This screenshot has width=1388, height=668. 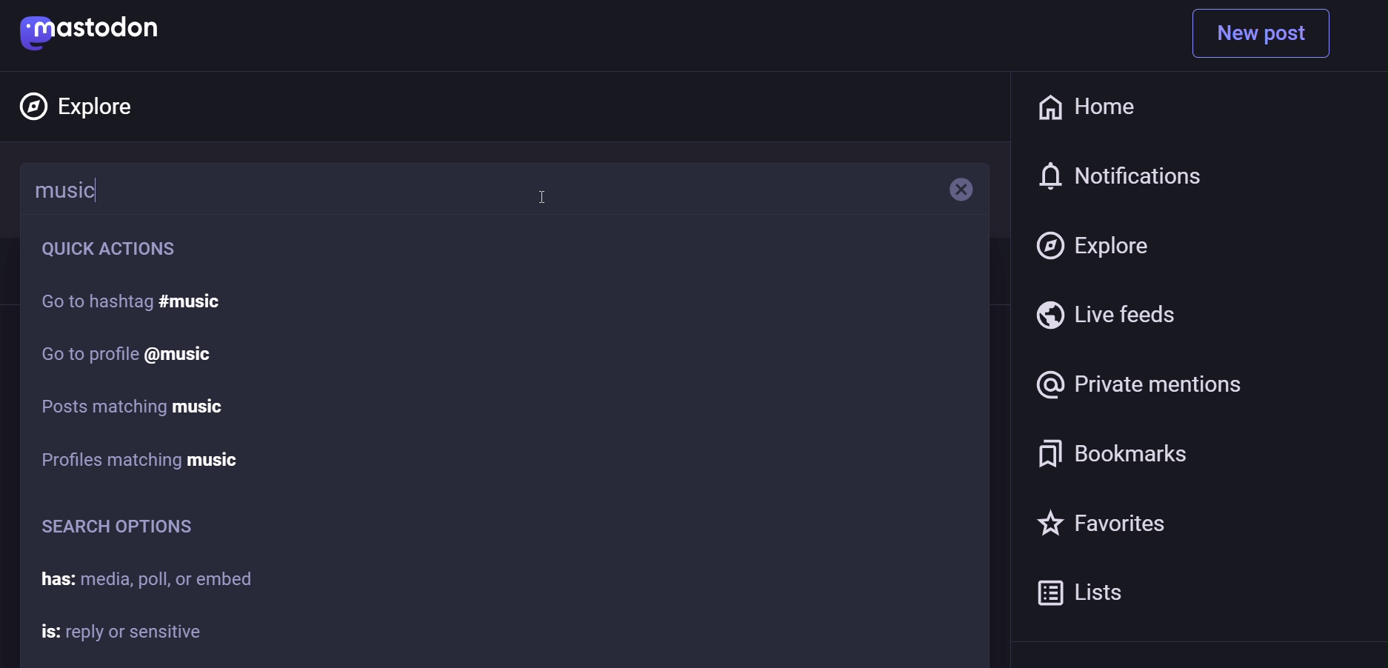 I want to click on search option, so click(x=118, y=523).